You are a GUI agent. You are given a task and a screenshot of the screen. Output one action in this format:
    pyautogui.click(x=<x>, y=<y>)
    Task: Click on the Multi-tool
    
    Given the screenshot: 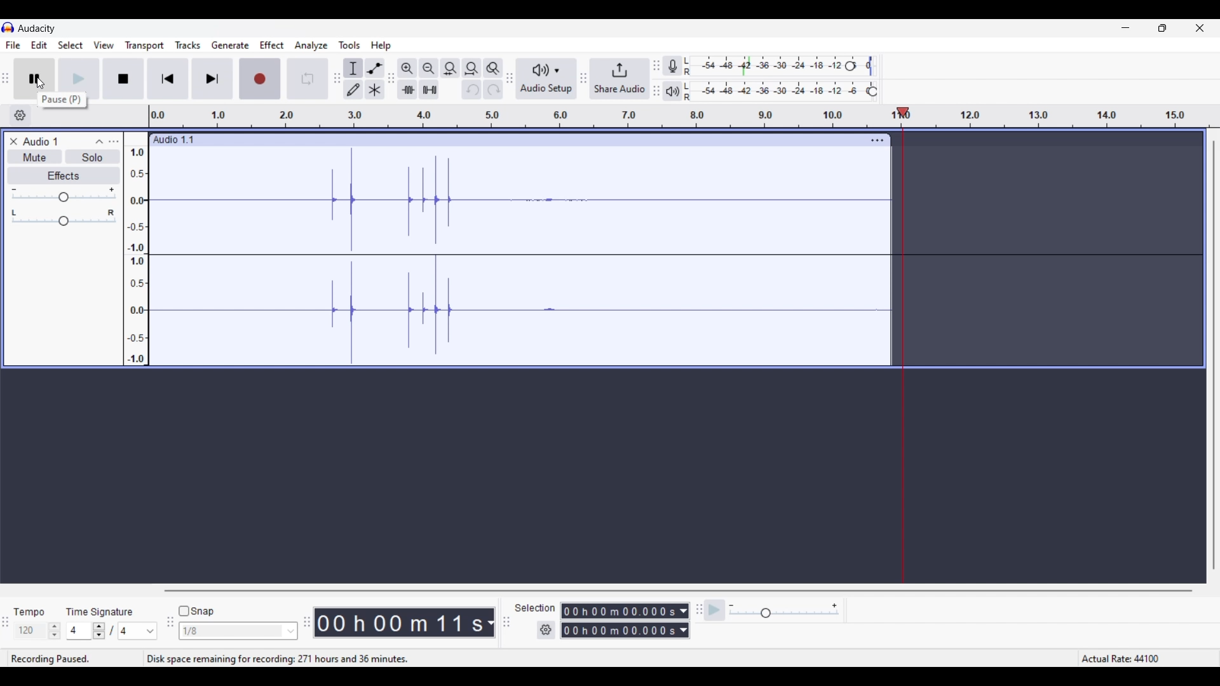 What is the action you would take?
    pyautogui.click(x=375, y=90)
    